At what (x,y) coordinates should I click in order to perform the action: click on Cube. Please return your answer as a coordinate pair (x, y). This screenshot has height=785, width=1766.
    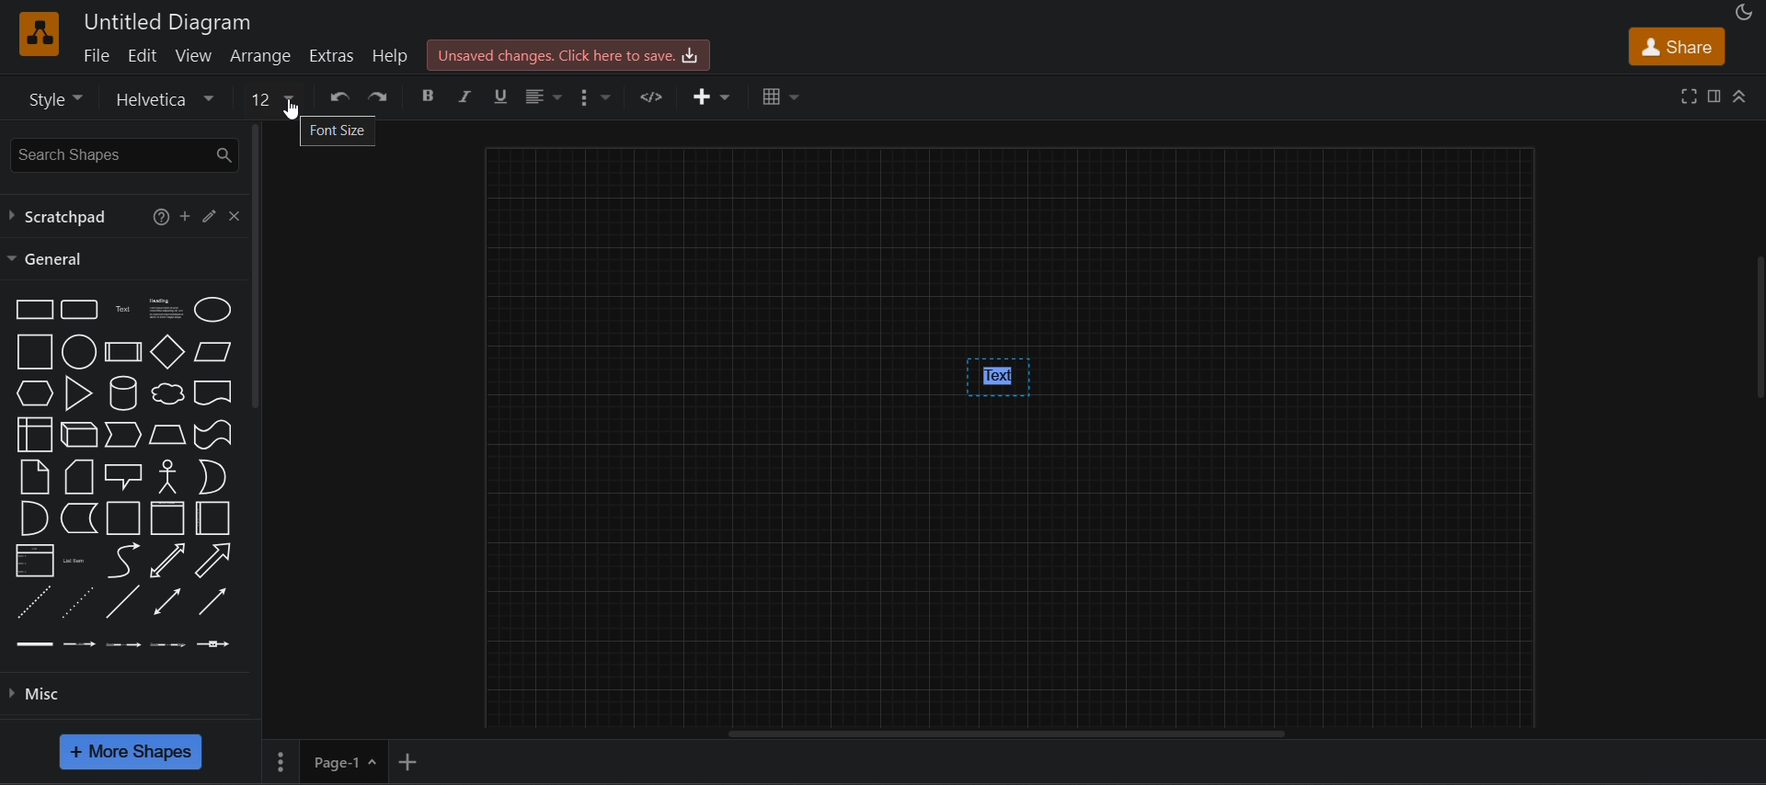
    Looking at the image, I should click on (79, 434).